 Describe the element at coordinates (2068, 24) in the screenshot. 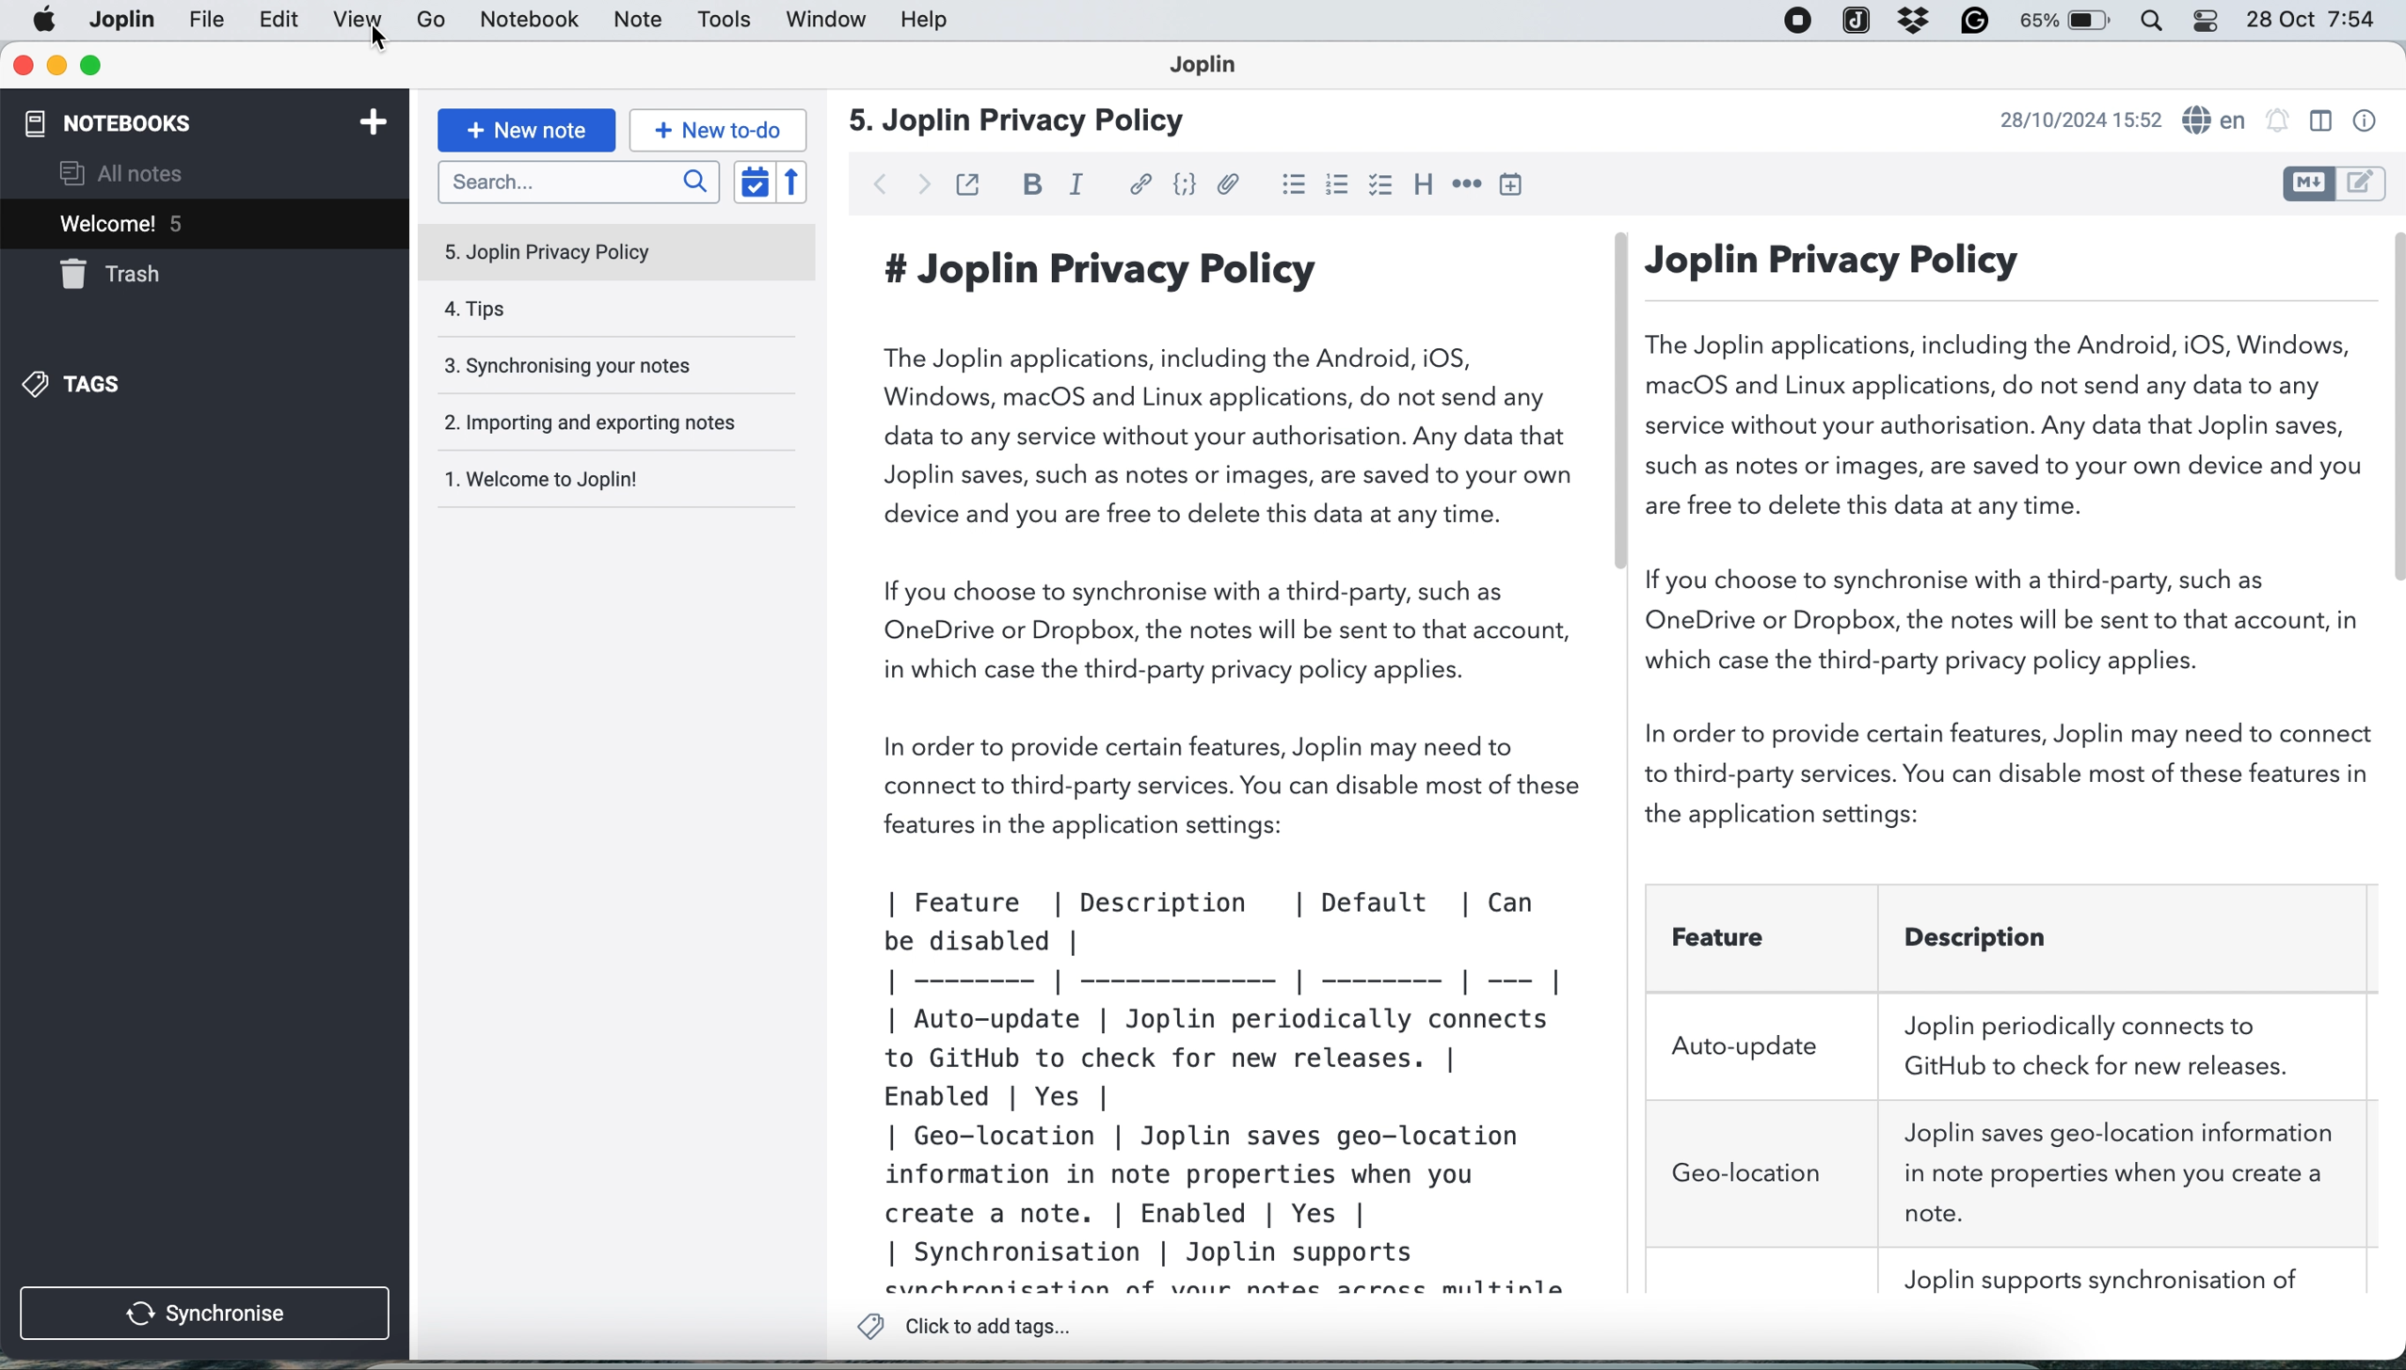

I see `battery` at that location.